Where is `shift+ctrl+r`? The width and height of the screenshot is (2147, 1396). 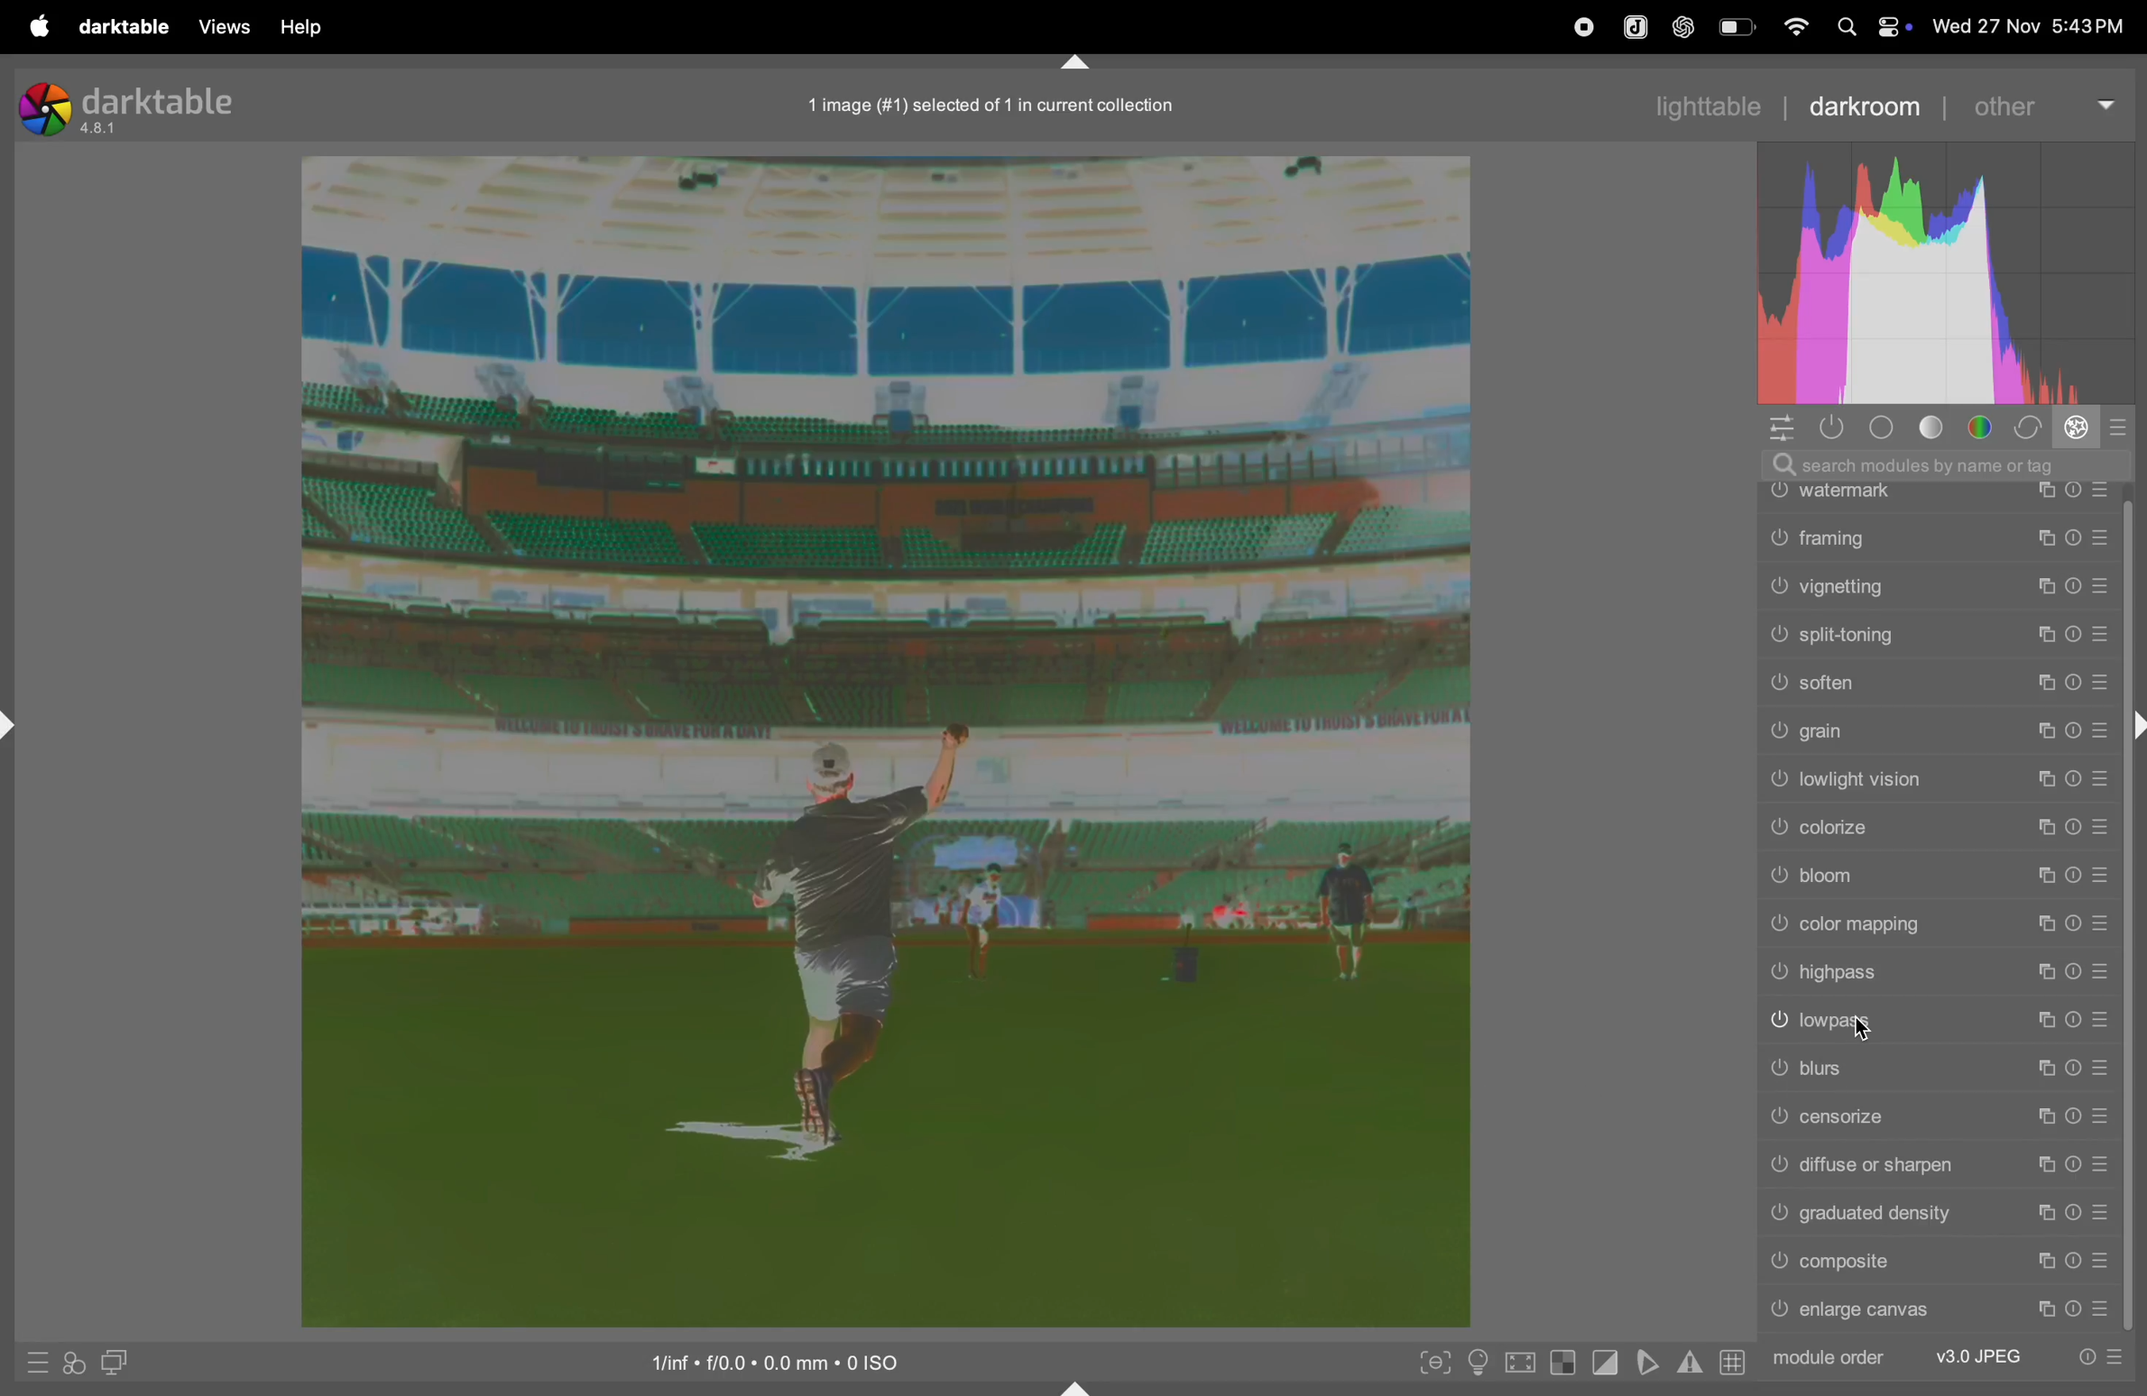
shift+ctrl+r is located at coordinates (2133, 730).